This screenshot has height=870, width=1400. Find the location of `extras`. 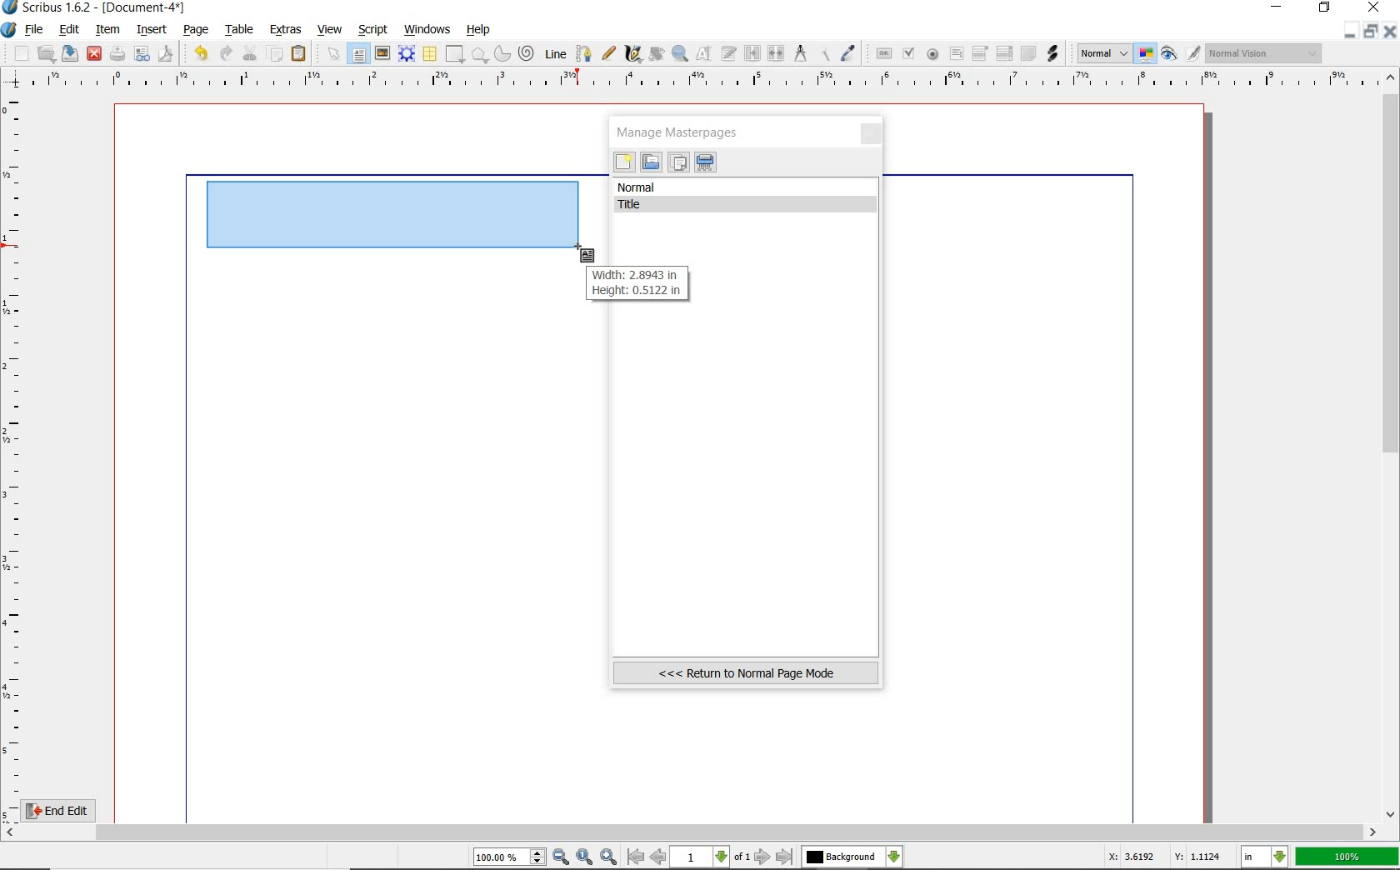

extras is located at coordinates (287, 30).